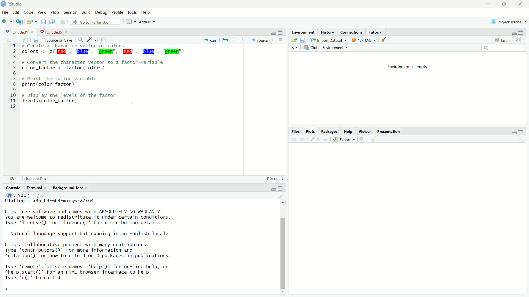 The width and height of the screenshot is (529, 297). Describe the element at coordinates (32, 22) in the screenshot. I see `open an existing file` at that location.